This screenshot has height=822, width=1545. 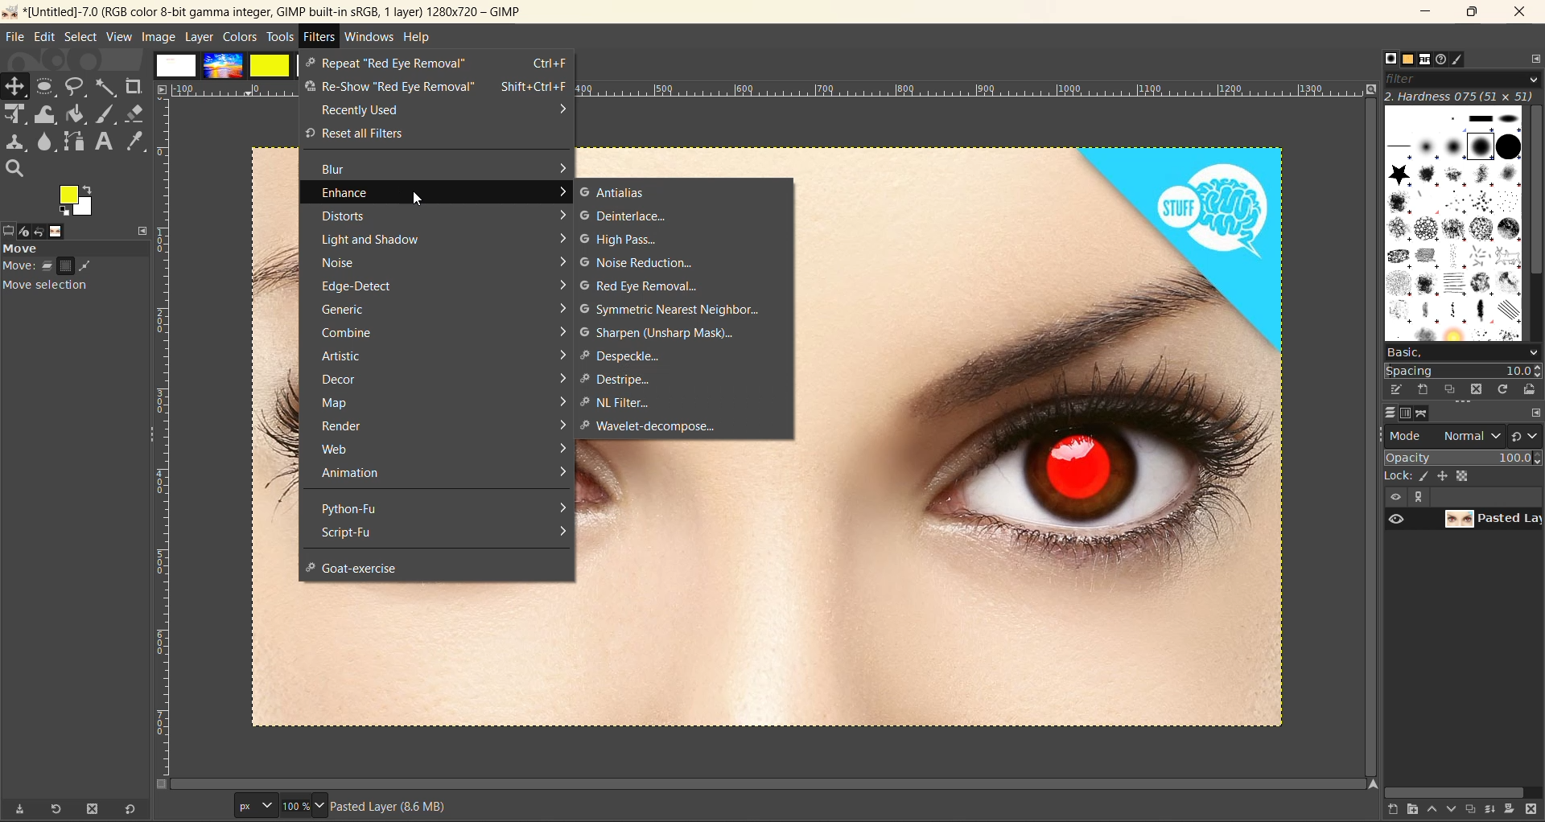 What do you see at coordinates (13, 169) in the screenshot?
I see `search` at bounding box center [13, 169].